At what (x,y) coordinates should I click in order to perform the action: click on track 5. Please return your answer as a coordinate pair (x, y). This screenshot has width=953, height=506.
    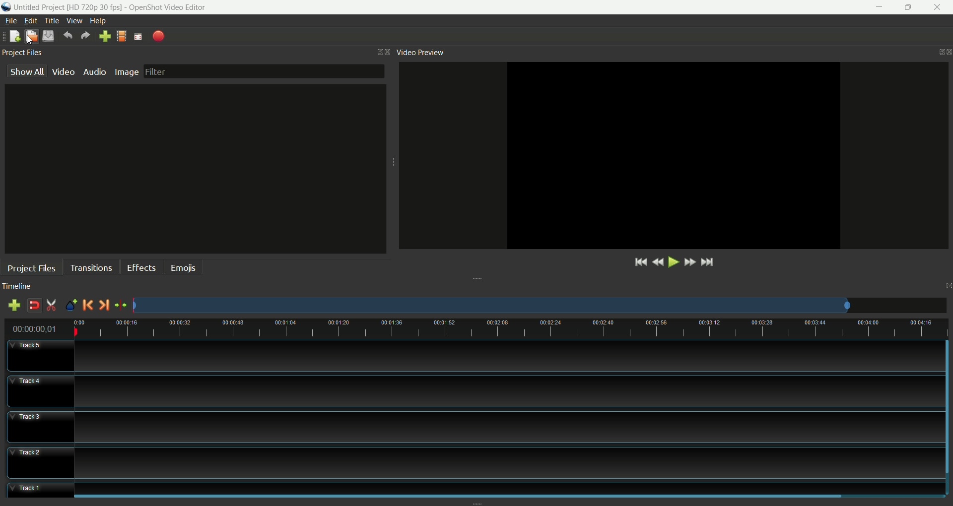
    Looking at the image, I should click on (499, 356).